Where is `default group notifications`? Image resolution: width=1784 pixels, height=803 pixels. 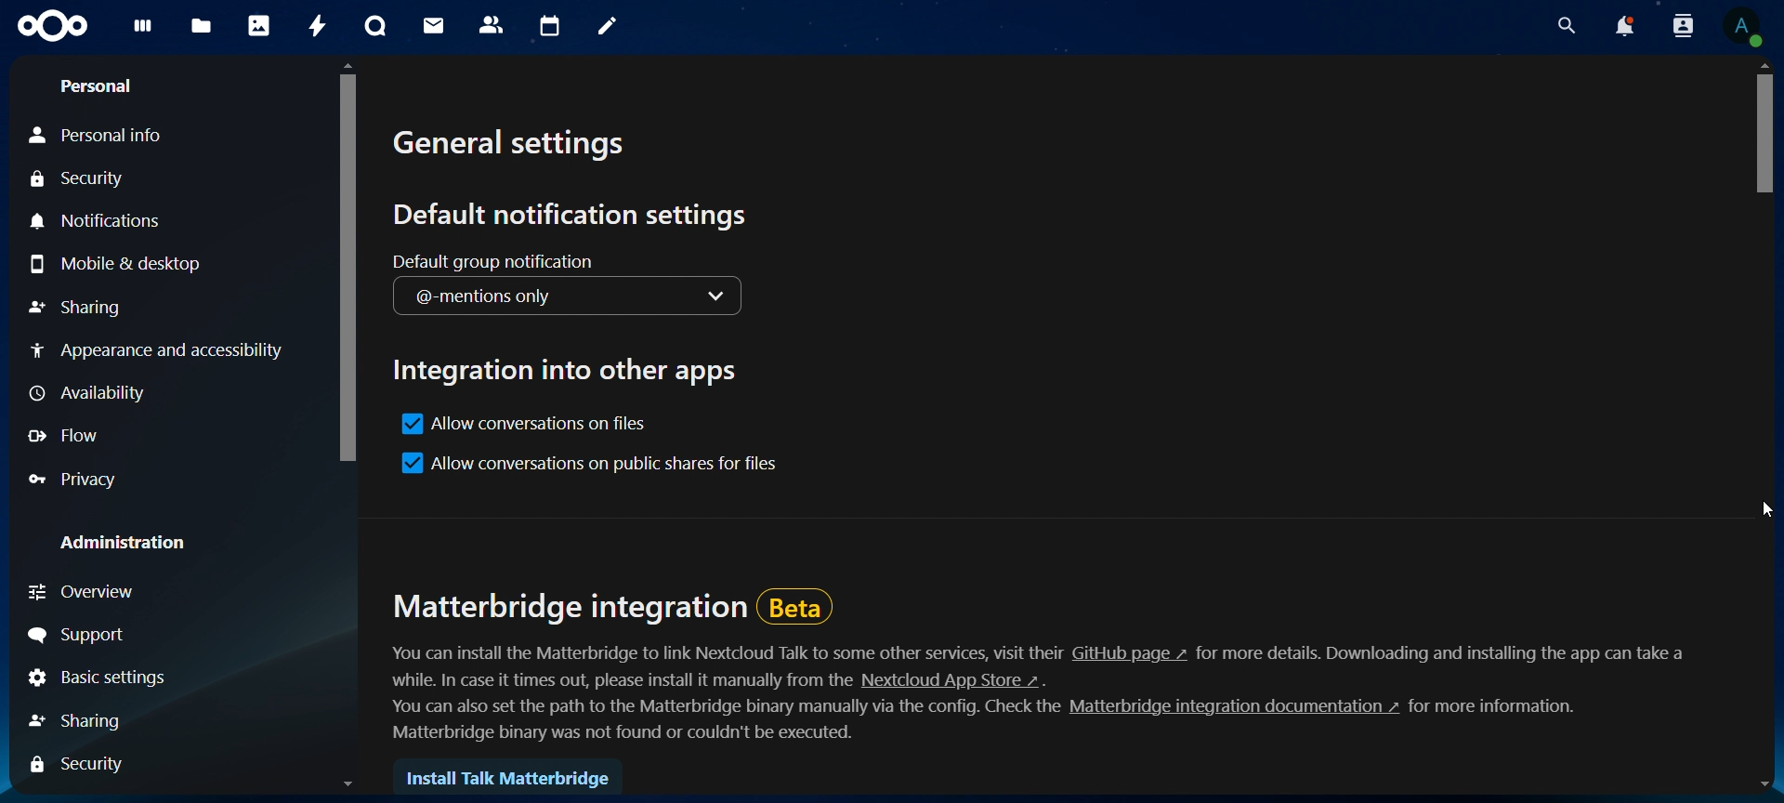 default group notifications is located at coordinates (497, 266).